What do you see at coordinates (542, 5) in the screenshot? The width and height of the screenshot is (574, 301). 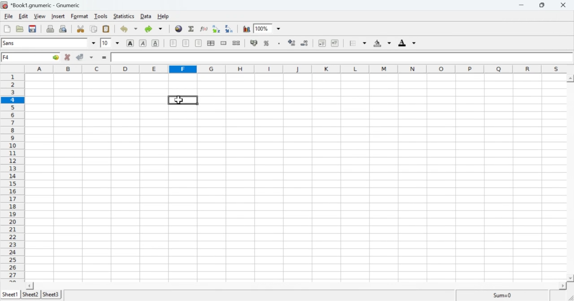 I see `Minimise` at bounding box center [542, 5].